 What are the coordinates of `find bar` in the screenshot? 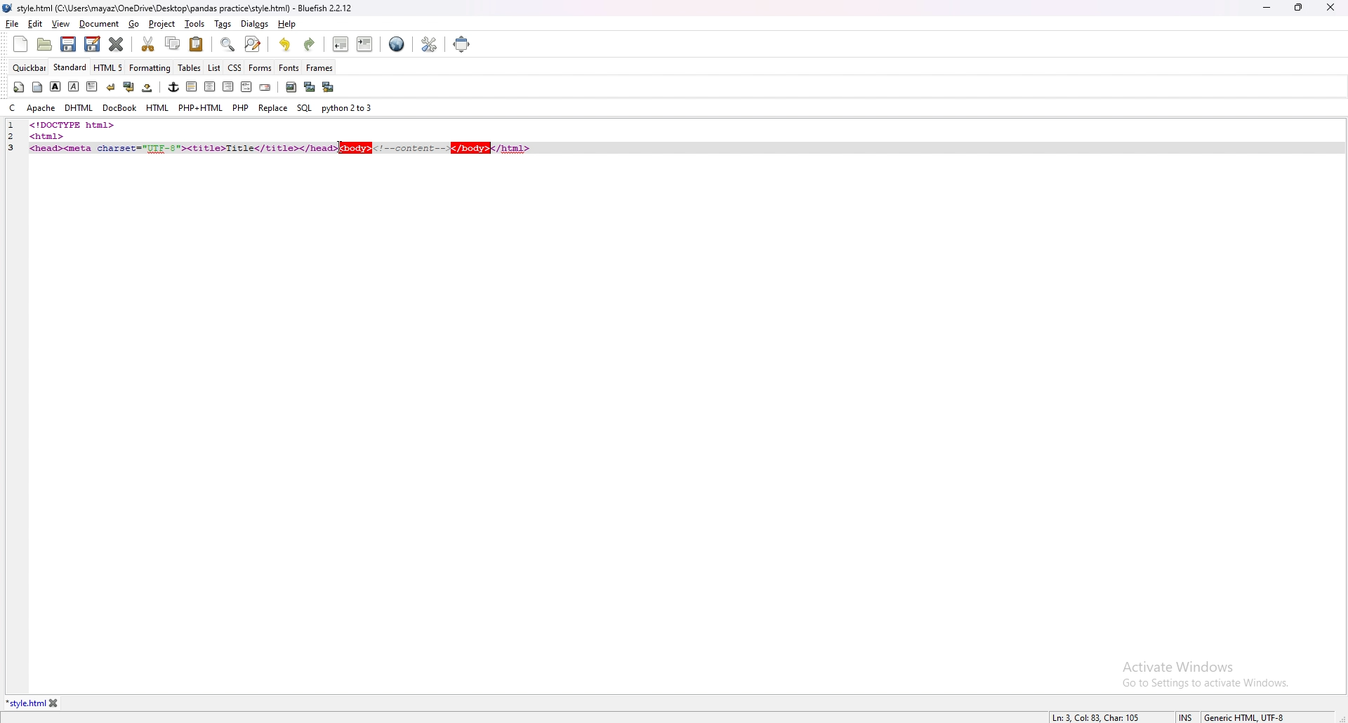 It's located at (228, 45).